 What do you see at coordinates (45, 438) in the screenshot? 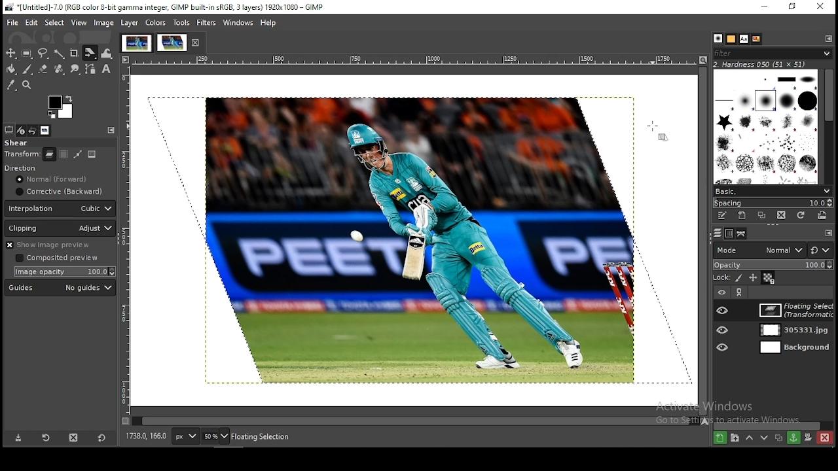
I see `restore tool preset` at bounding box center [45, 438].